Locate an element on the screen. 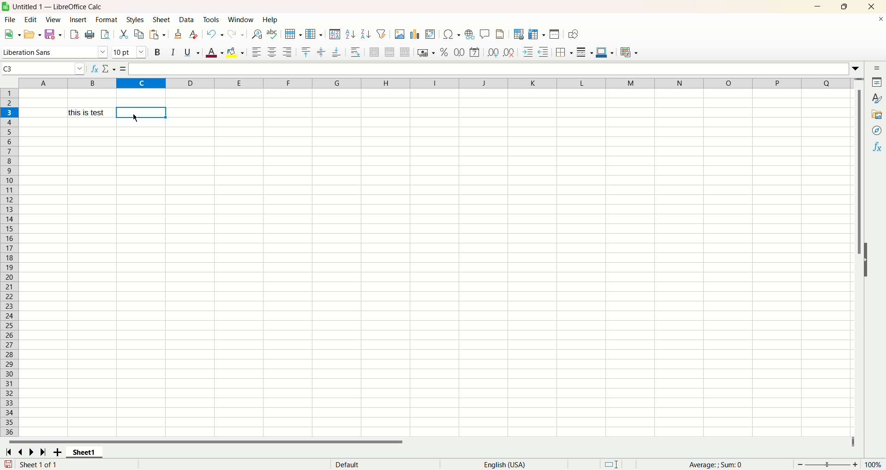  copy is located at coordinates (138, 35).